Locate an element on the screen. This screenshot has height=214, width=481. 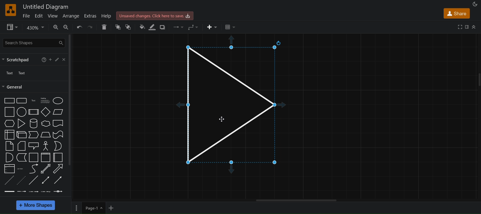
vertical scroll bar is located at coordinates (70, 100).